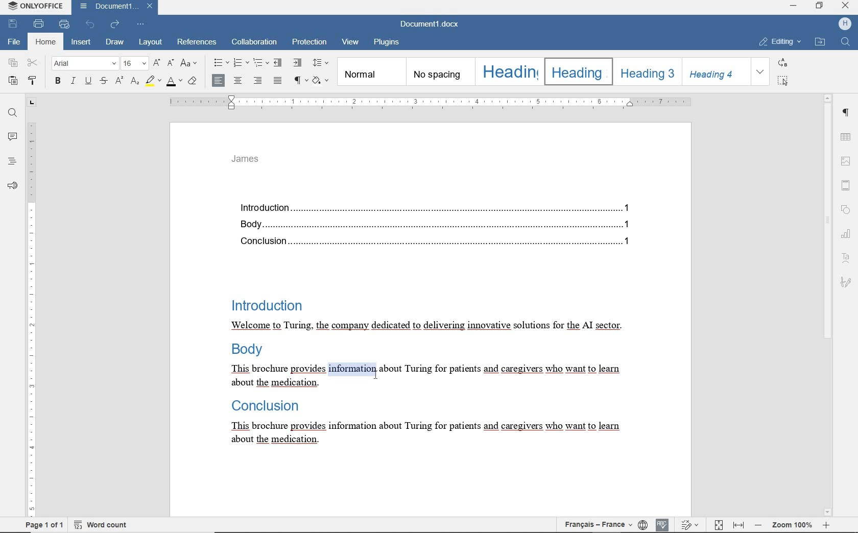 The width and height of the screenshot is (858, 533). Describe the element at coordinates (65, 25) in the screenshot. I see `QUICK PRINT` at that location.